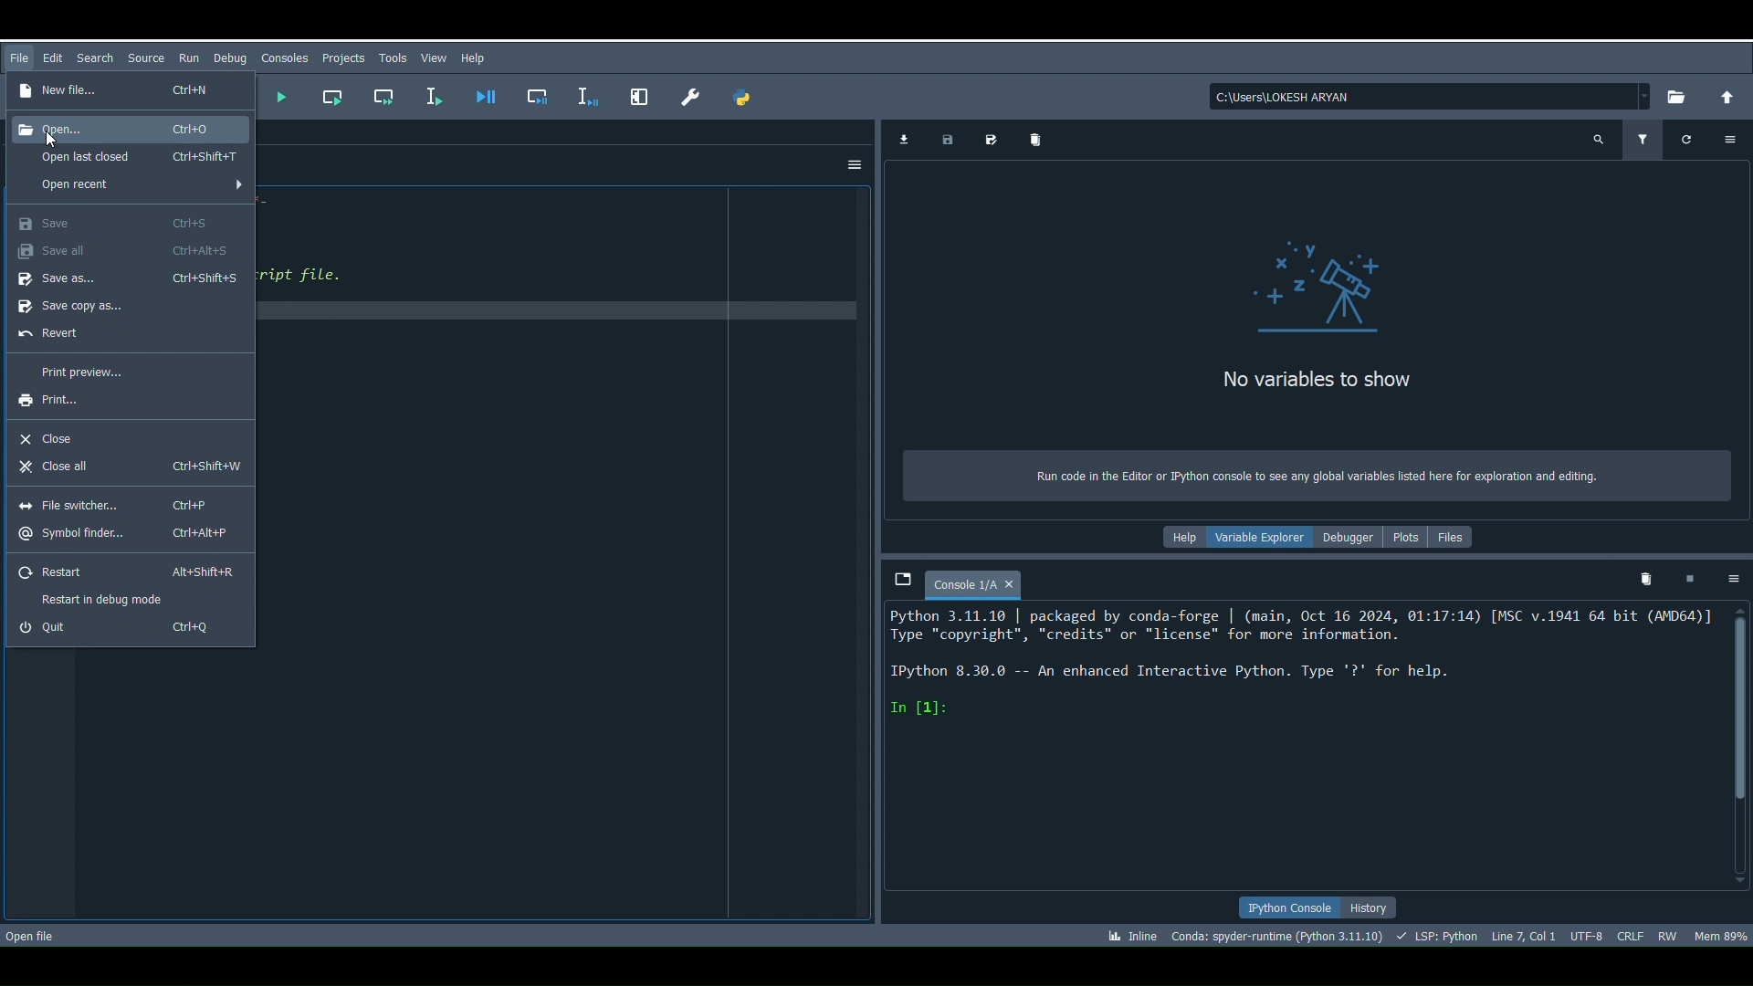 The width and height of the screenshot is (1753, 986). What do you see at coordinates (584, 93) in the screenshot?
I see `Debug selection or current line` at bounding box center [584, 93].